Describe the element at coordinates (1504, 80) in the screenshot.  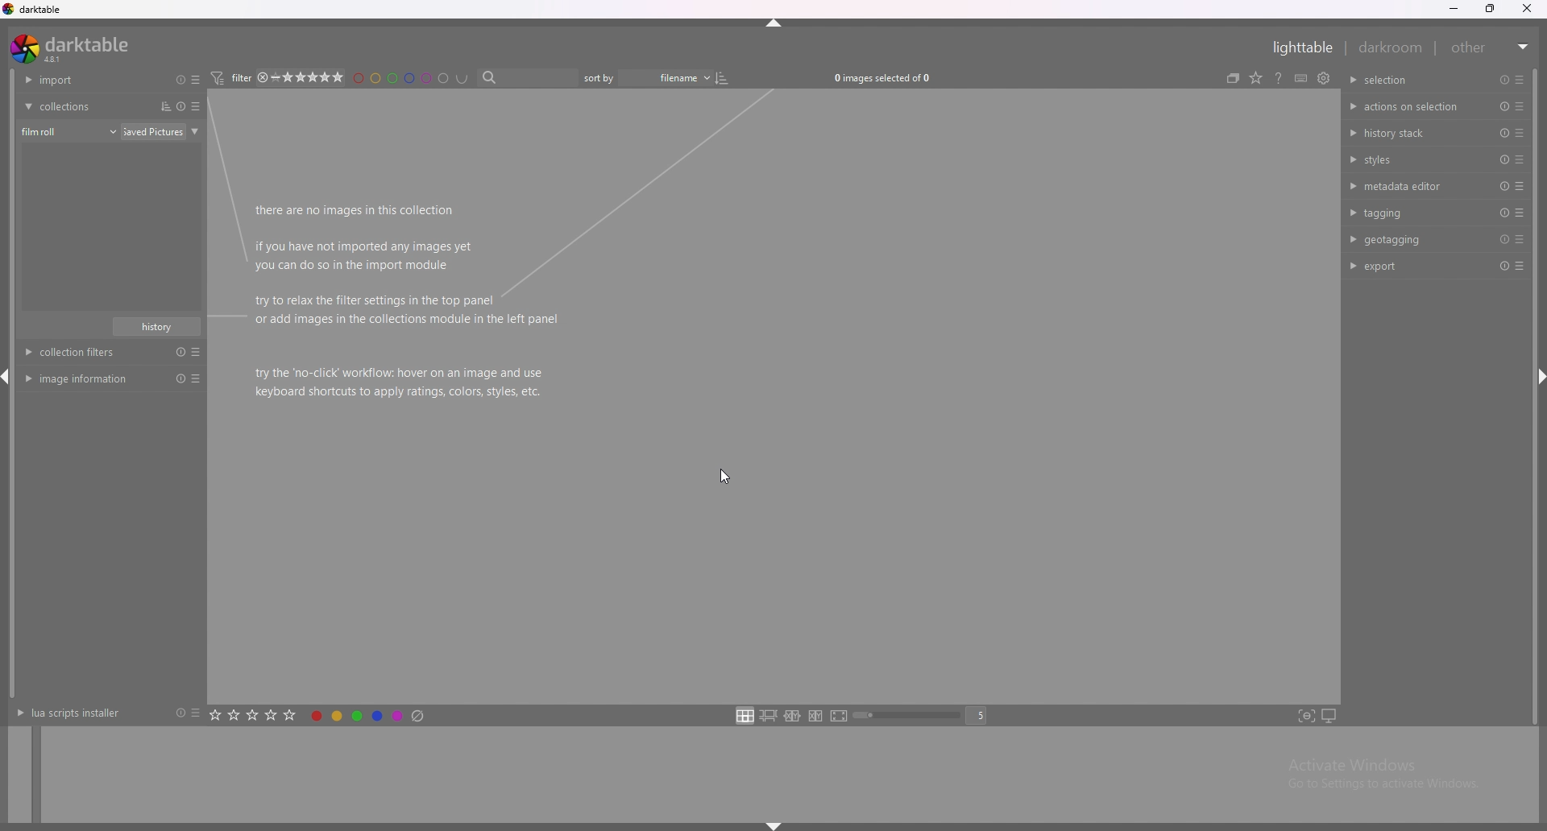
I see `reset` at that location.